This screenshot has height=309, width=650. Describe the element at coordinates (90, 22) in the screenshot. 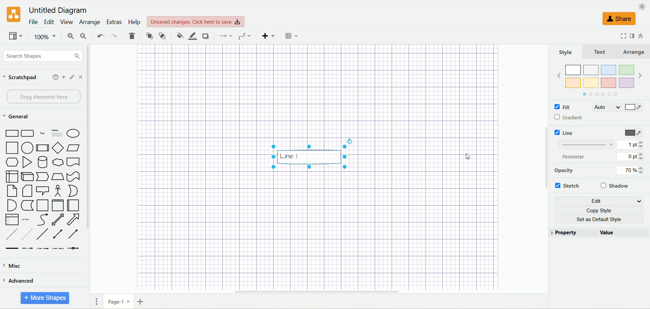

I see `arrange` at that location.